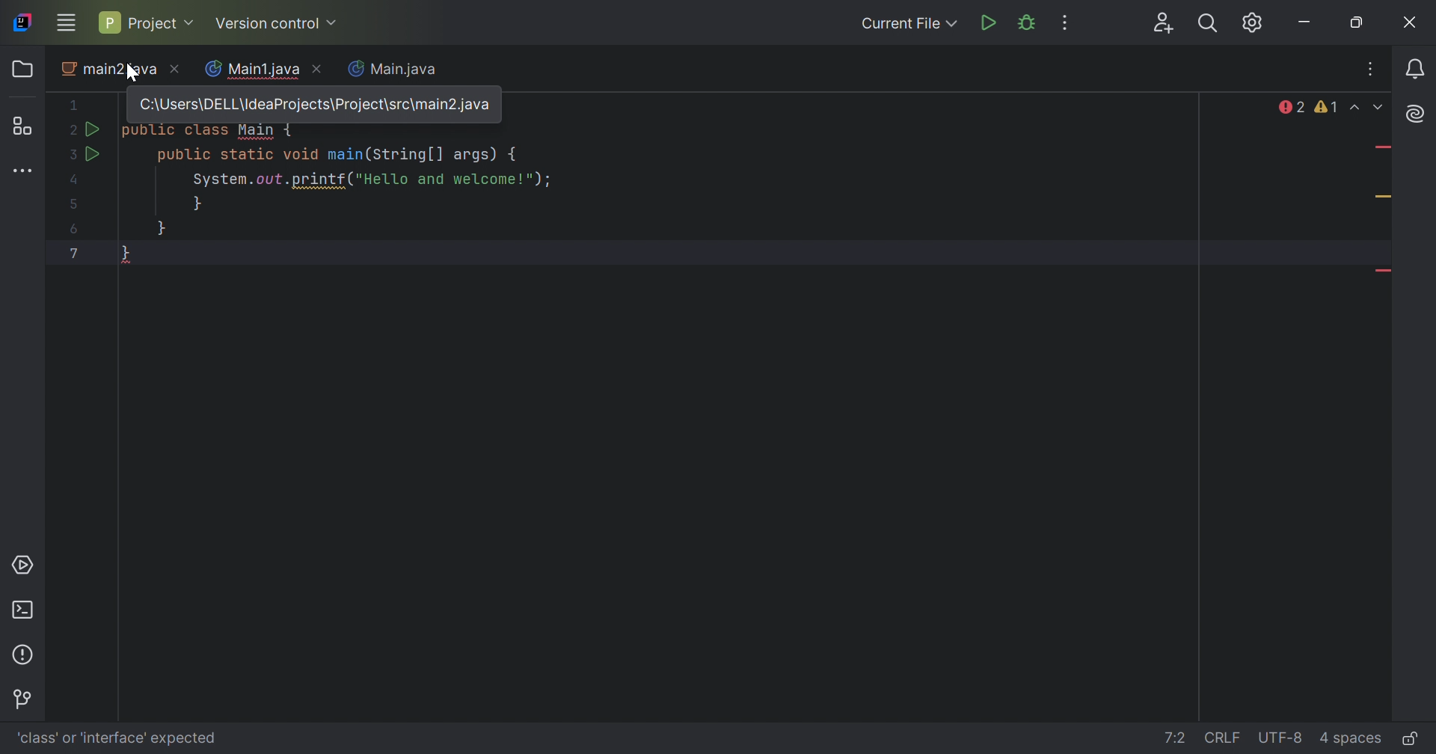  I want to click on Services, so click(25, 565).